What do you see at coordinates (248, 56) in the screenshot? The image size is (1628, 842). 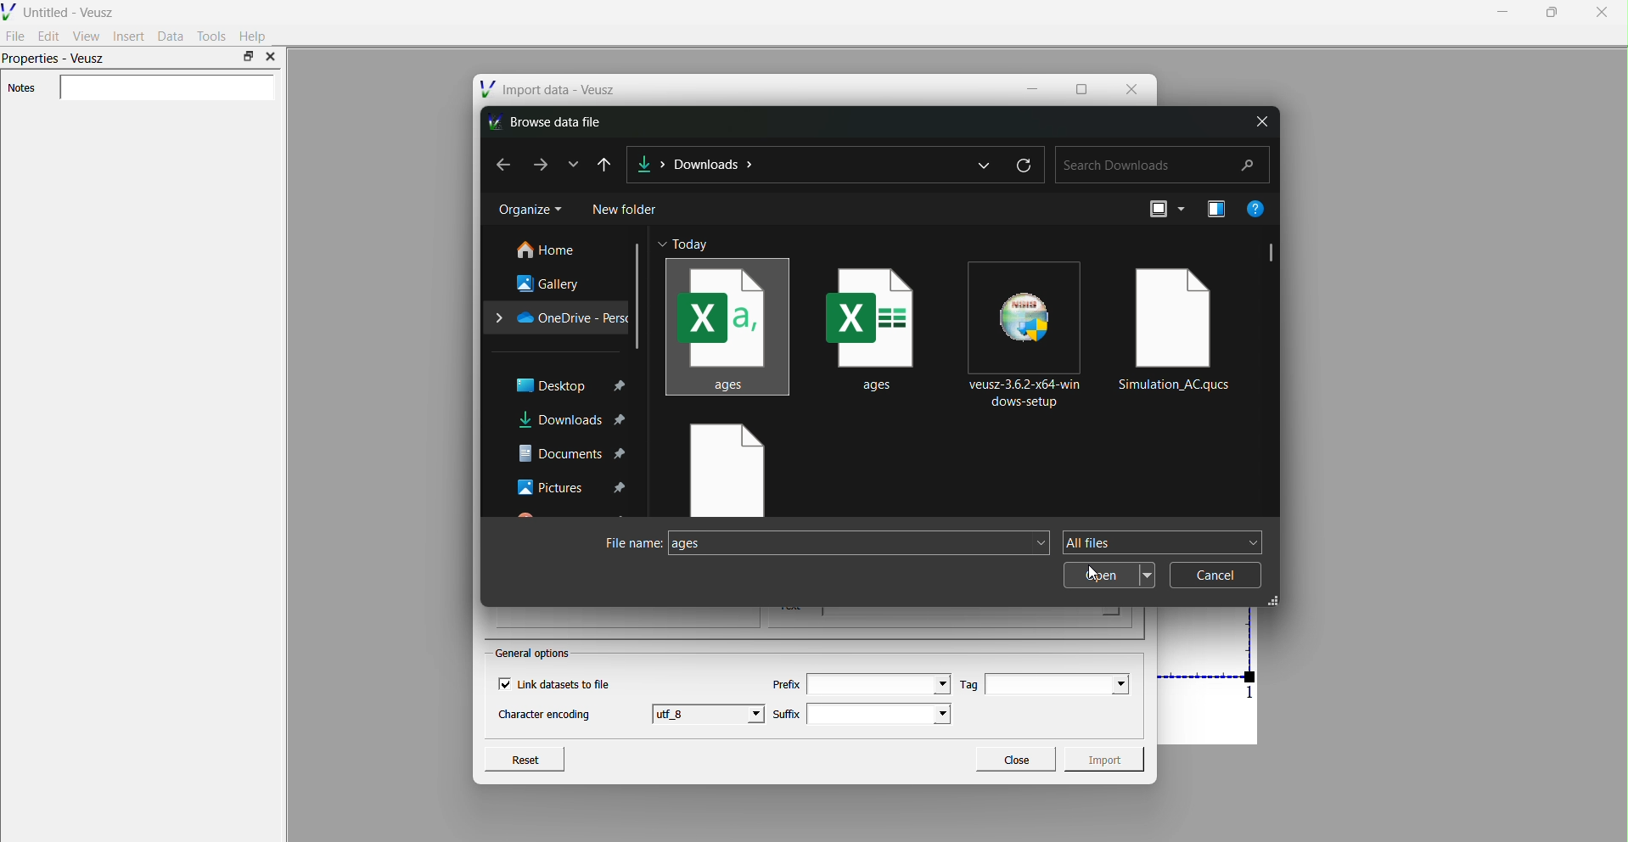 I see `maximise` at bounding box center [248, 56].